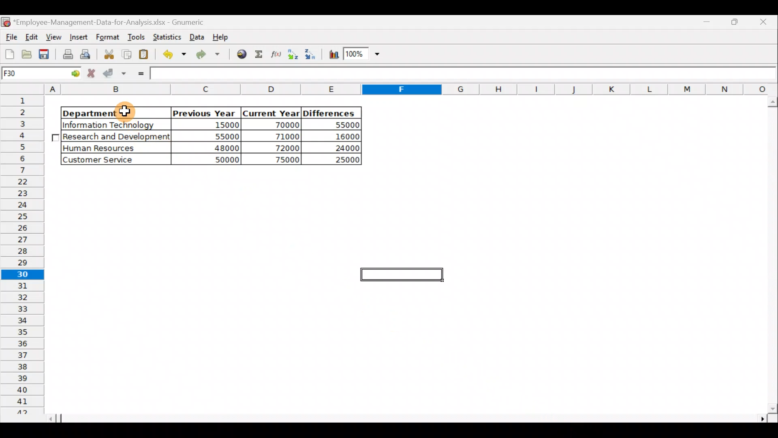 This screenshot has width=778, height=438. What do you see at coordinates (222, 136) in the screenshot?
I see `55000` at bounding box center [222, 136].